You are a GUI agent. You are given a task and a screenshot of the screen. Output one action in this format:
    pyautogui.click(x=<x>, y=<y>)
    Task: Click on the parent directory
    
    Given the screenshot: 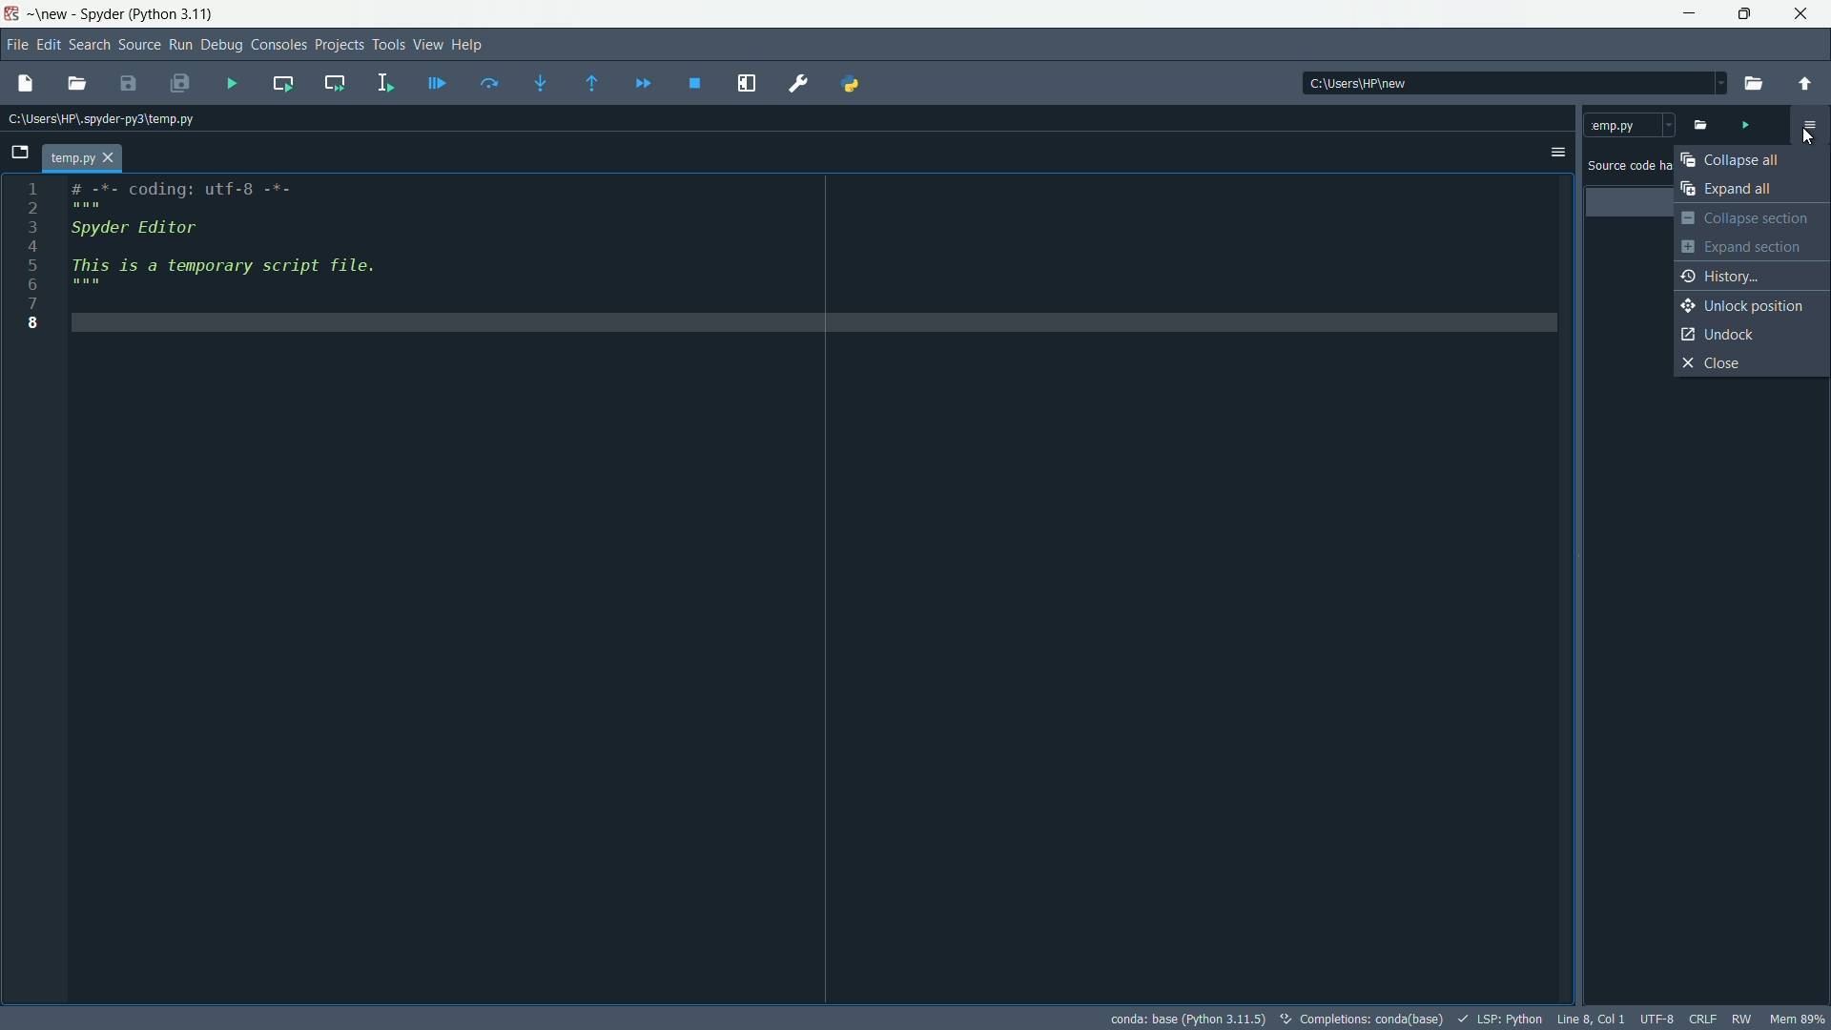 What is the action you would take?
    pyautogui.click(x=1809, y=80)
    